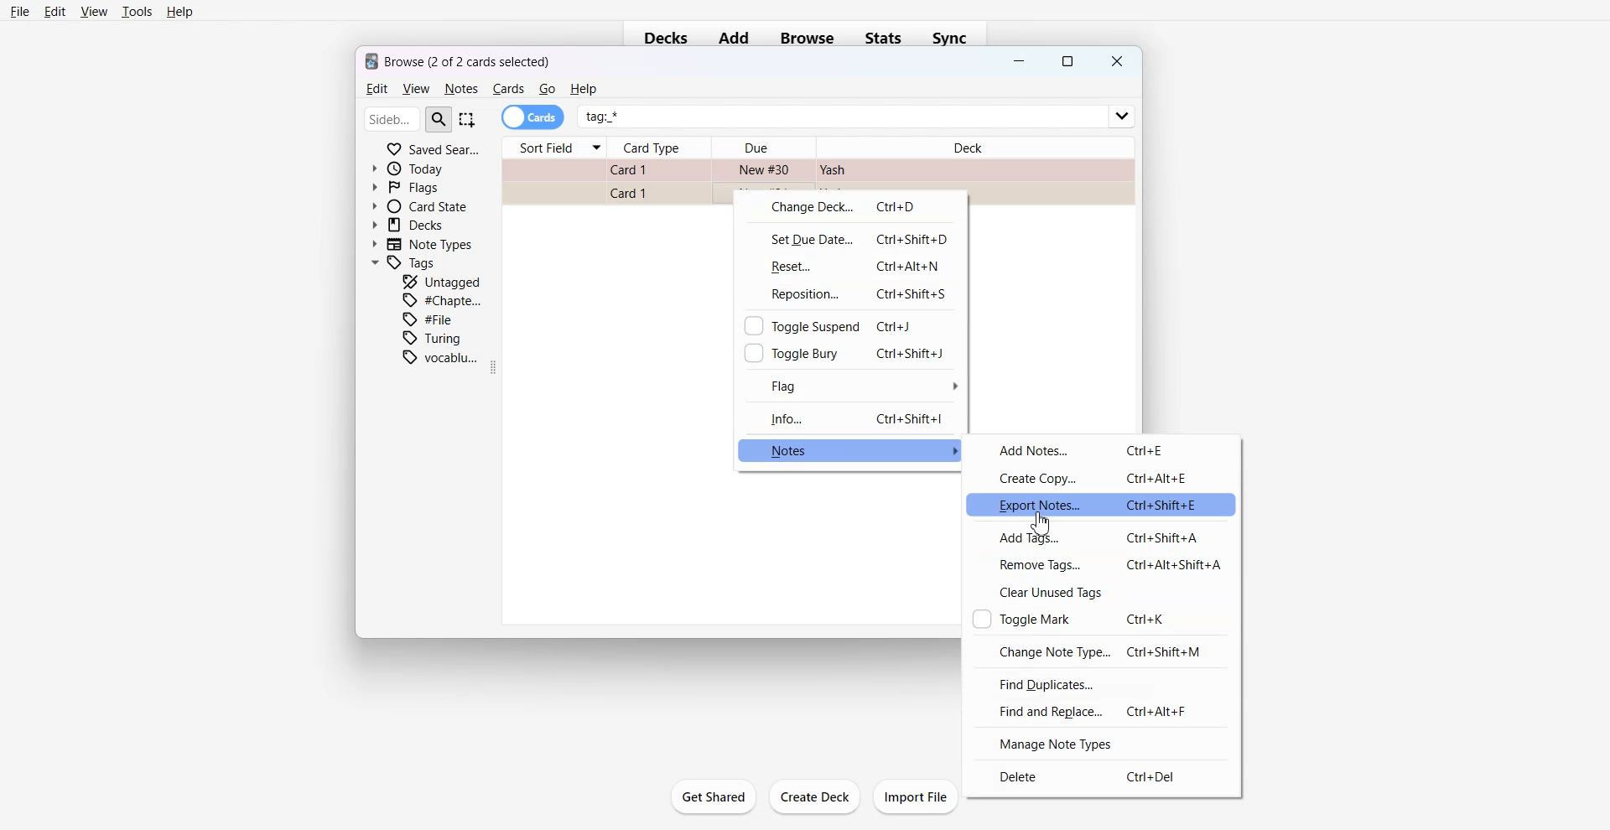 The image size is (1610, 830). Describe the element at coordinates (444, 299) in the screenshot. I see `Chapter` at that location.